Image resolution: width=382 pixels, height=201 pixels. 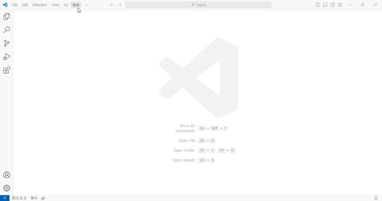 I want to click on search, so click(x=198, y=5).